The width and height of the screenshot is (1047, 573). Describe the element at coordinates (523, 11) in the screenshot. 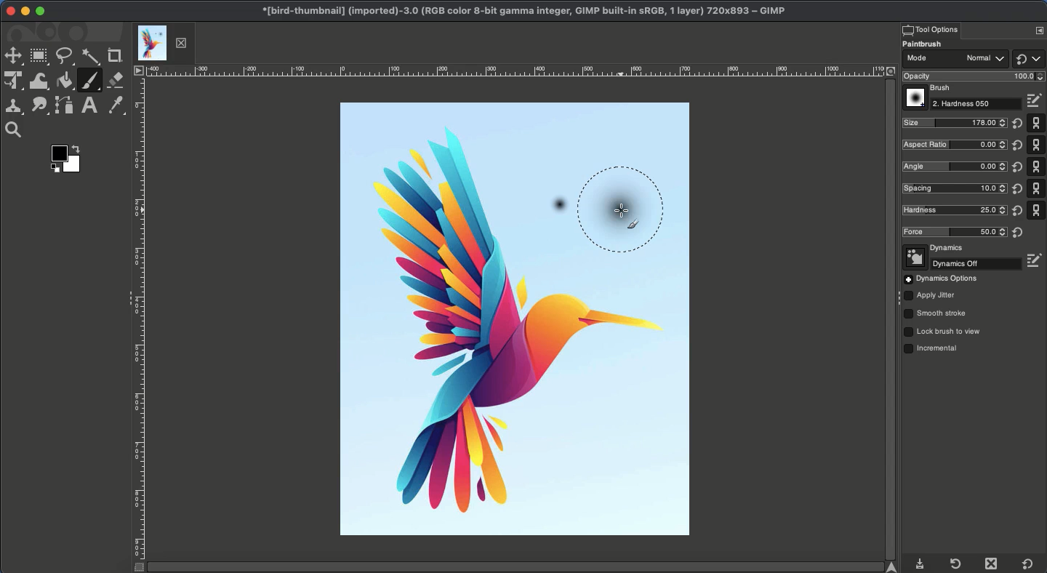

I see `GIMP project` at that location.